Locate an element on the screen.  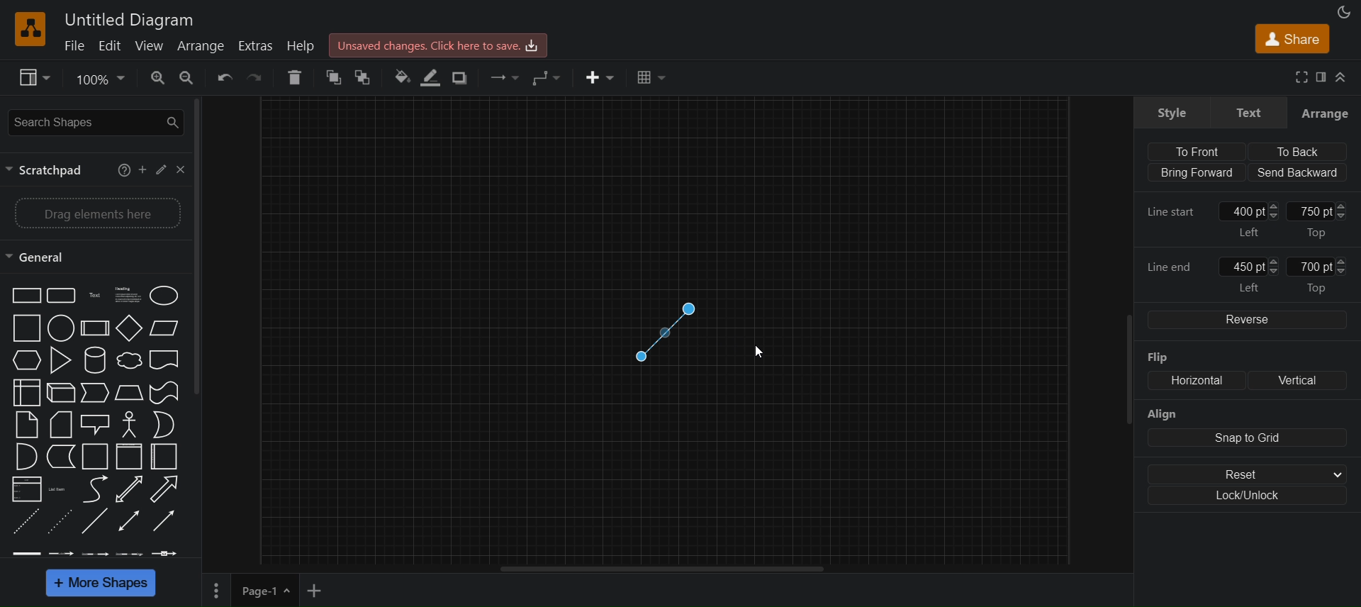
Process is located at coordinates (93, 328).